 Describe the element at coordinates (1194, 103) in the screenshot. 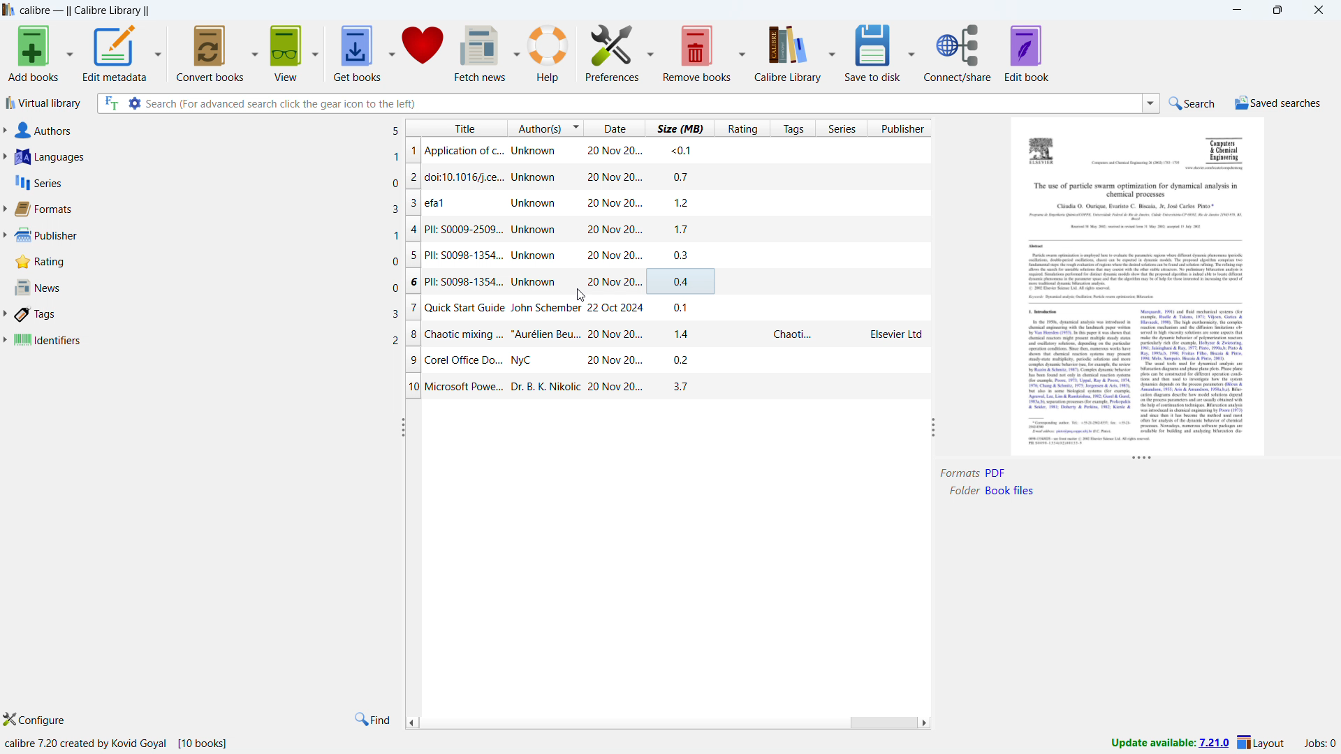

I see `do quick search` at that location.